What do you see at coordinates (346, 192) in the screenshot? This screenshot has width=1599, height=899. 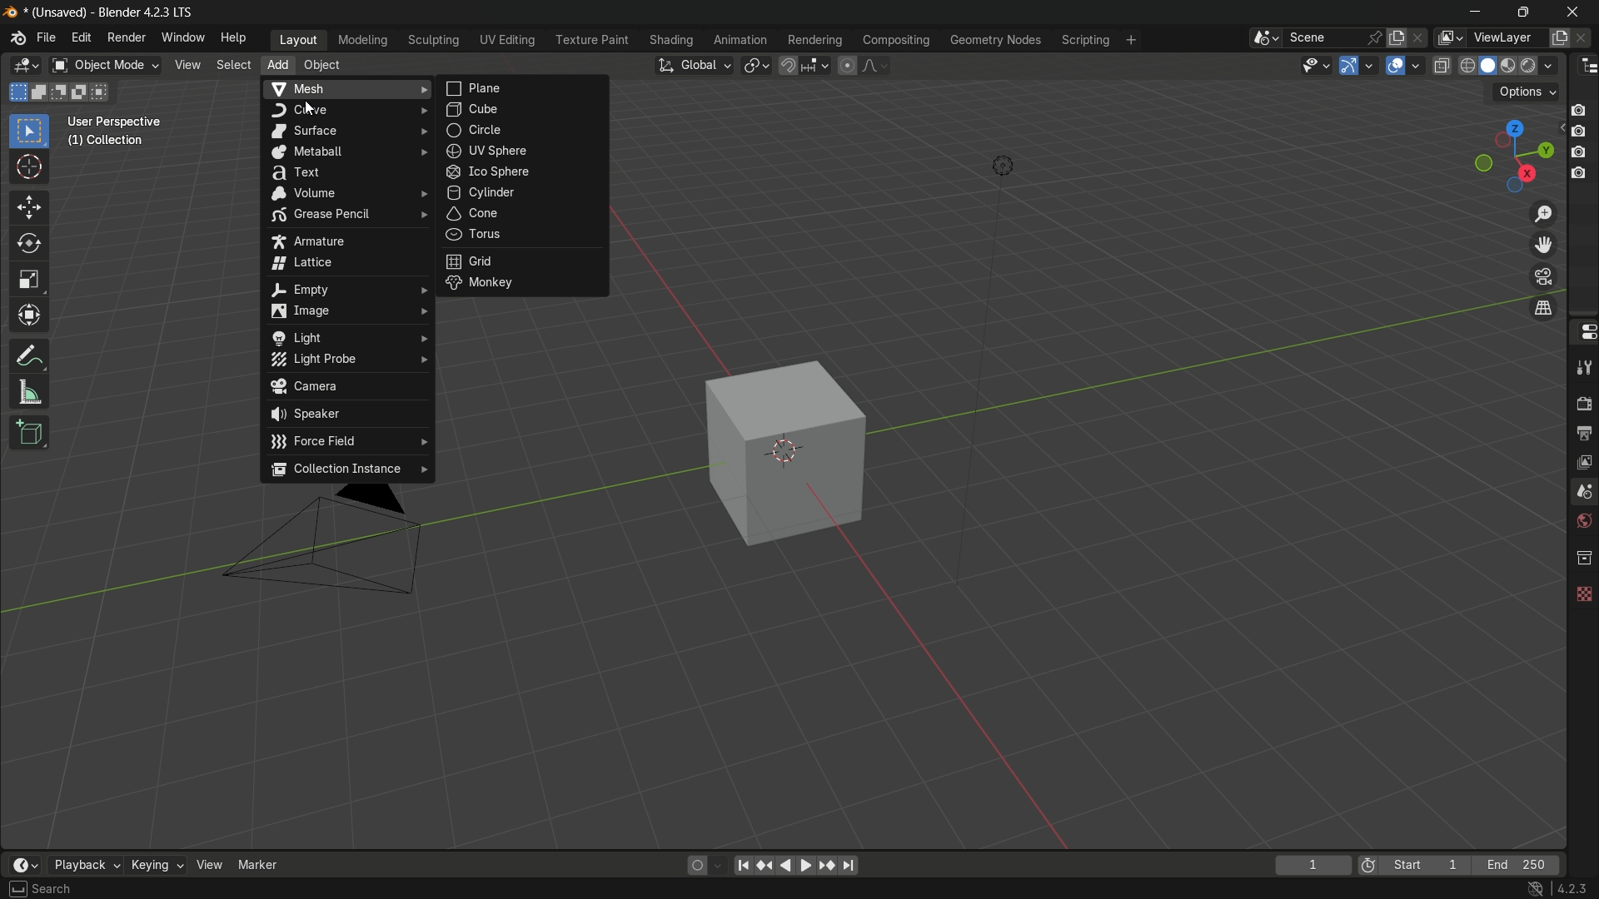 I see `volume` at bounding box center [346, 192].